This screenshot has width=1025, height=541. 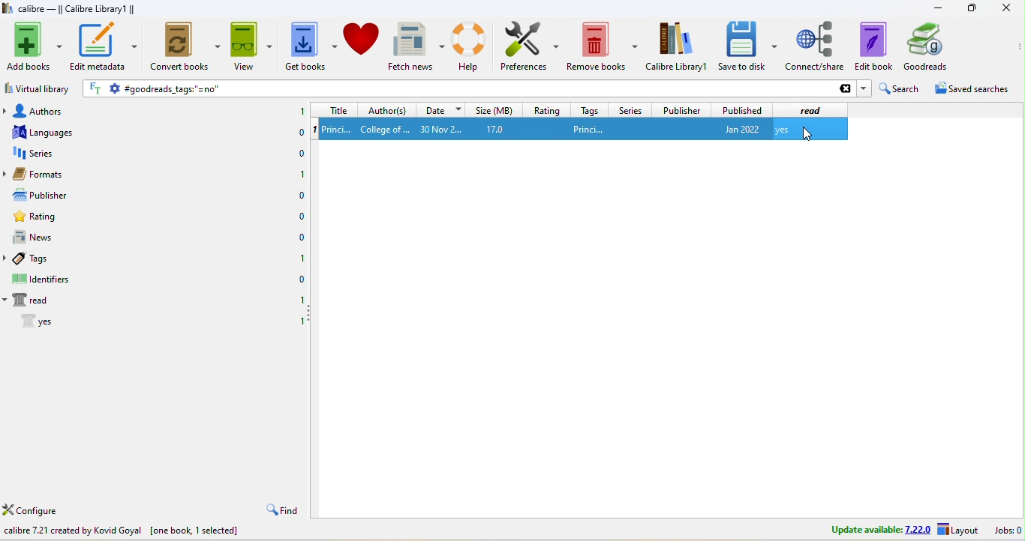 What do you see at coordinates (43, 279) in the screenshot?
I see `identifiers` at bounding box center [43, 279].